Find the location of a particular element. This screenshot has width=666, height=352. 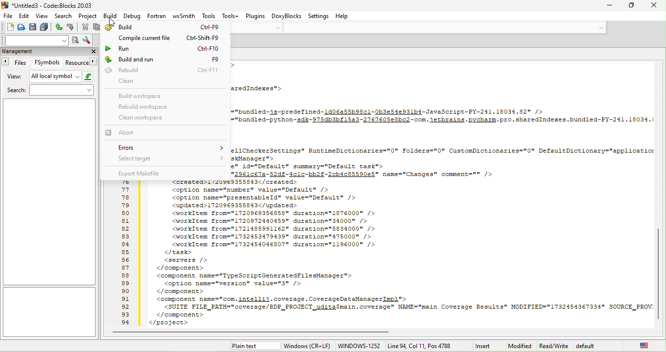

scrollbar is located at coordinates (250, 332).